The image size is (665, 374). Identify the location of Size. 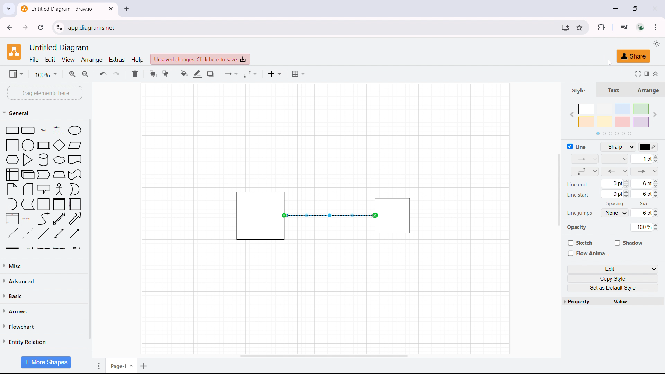
(643, 203).